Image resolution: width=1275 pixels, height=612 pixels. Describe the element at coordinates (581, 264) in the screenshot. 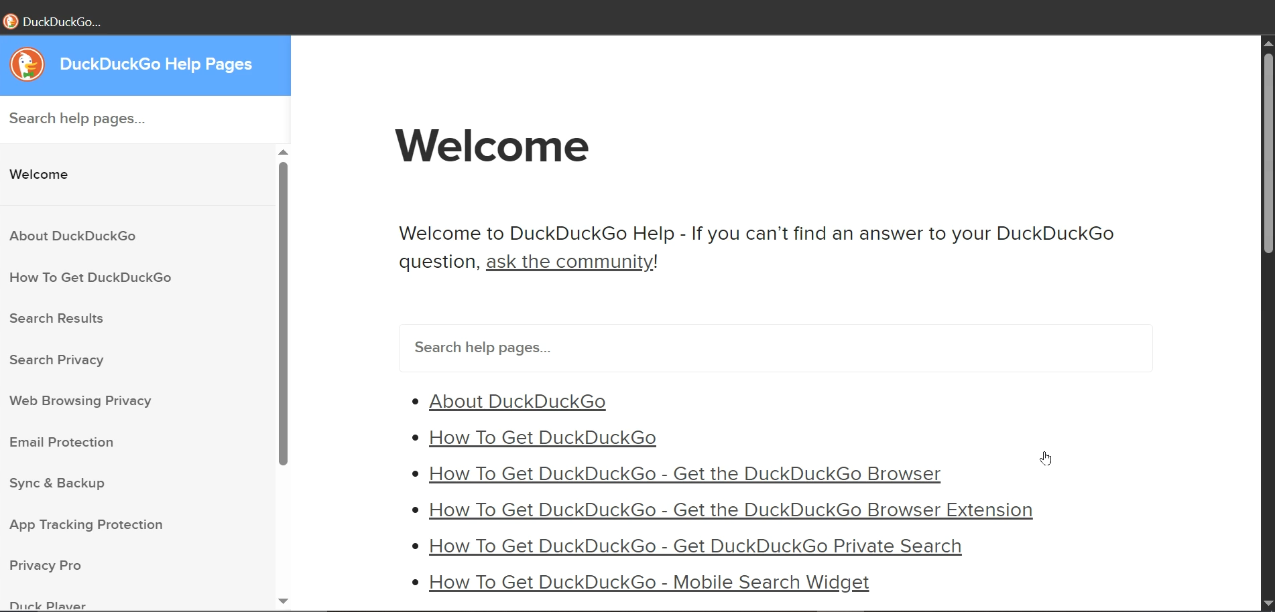

I see `ask the community!` at that location.